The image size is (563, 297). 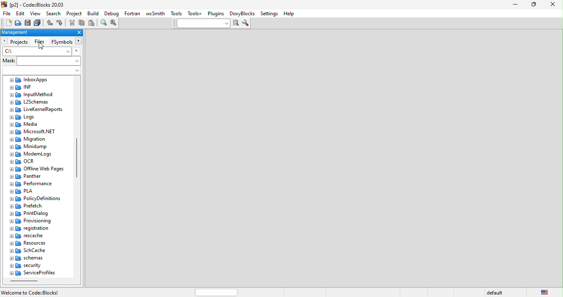 I want to click on horizontal scroll bar, so click(x=34, y=281).